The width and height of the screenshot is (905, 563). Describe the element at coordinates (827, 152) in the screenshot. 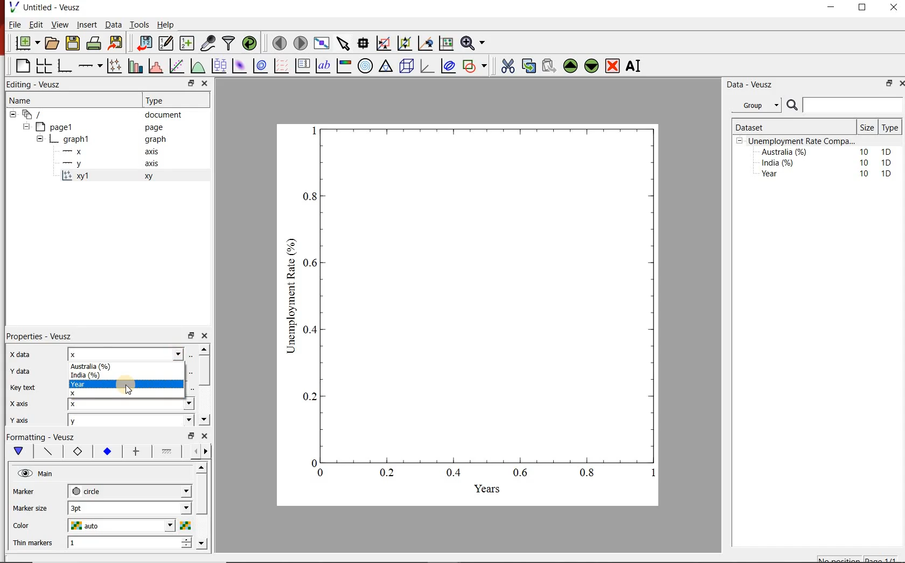

I see `Australia (%) 10 1D` at that location.